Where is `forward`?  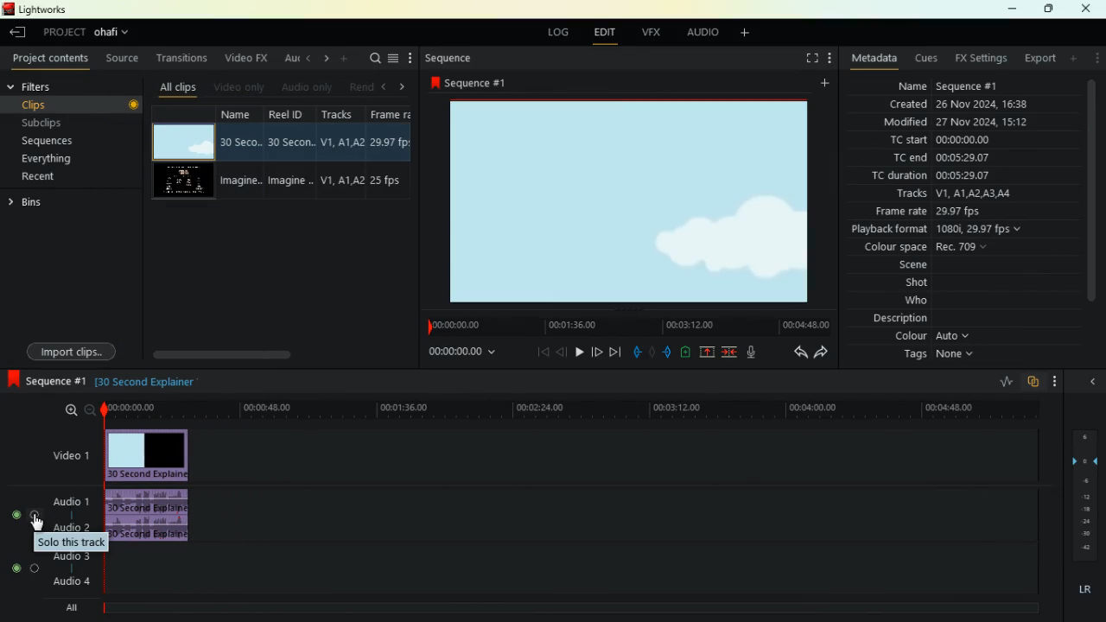 forward is located at coordinates (823, 352).